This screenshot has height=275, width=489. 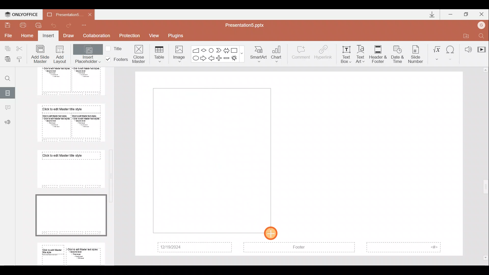 What do you see at coordinates (7, 60) in the screenshot?
I see `Paste` at bounding box center [7, 60].